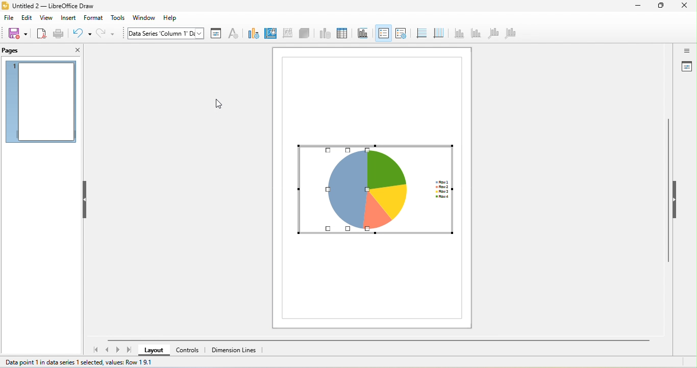 This screenshot has width=697, height=368. Describe the element at coordinates (147, 18) in the screenshot. I see `window` at that location.